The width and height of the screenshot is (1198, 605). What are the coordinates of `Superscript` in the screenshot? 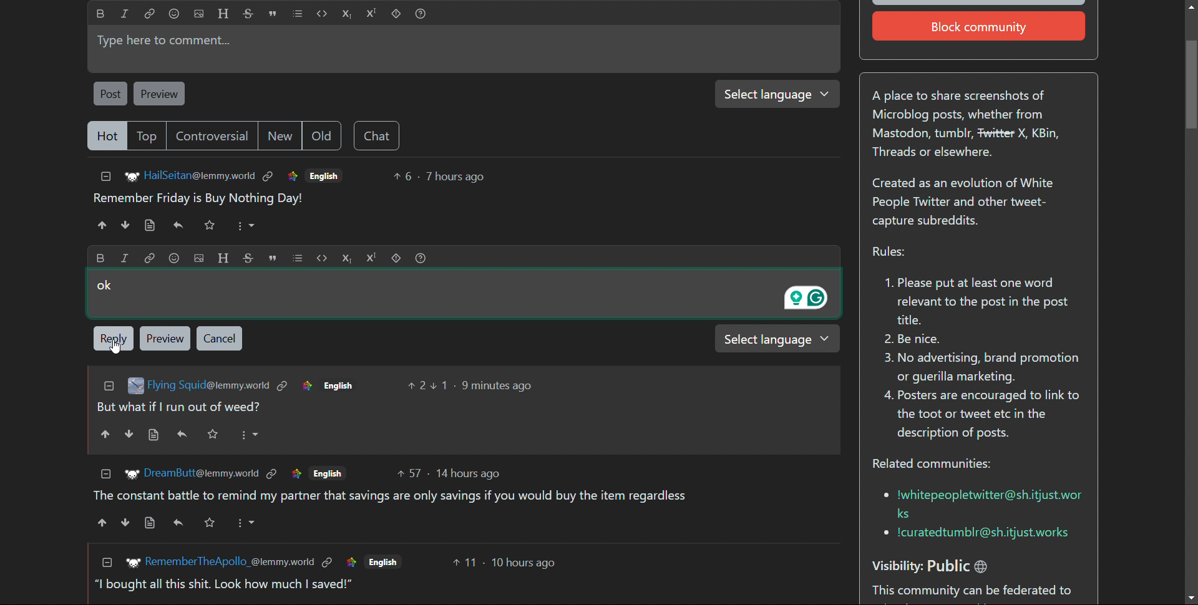 It's located at (370, 258).